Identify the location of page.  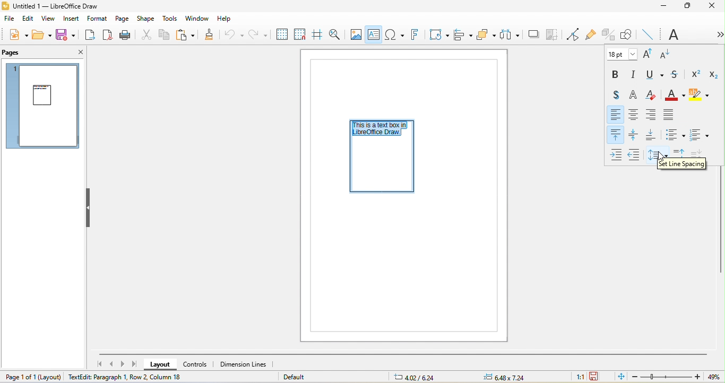
(123, 19).